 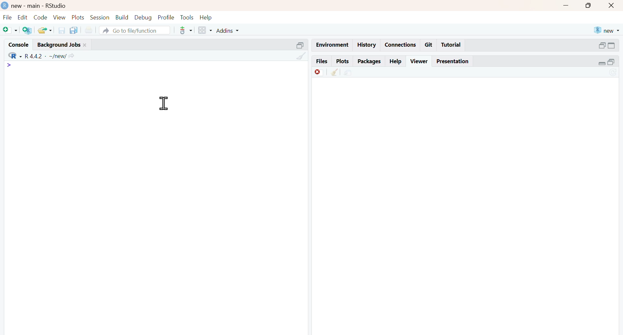 I want to click on Sync, so click(x=613, y=73).